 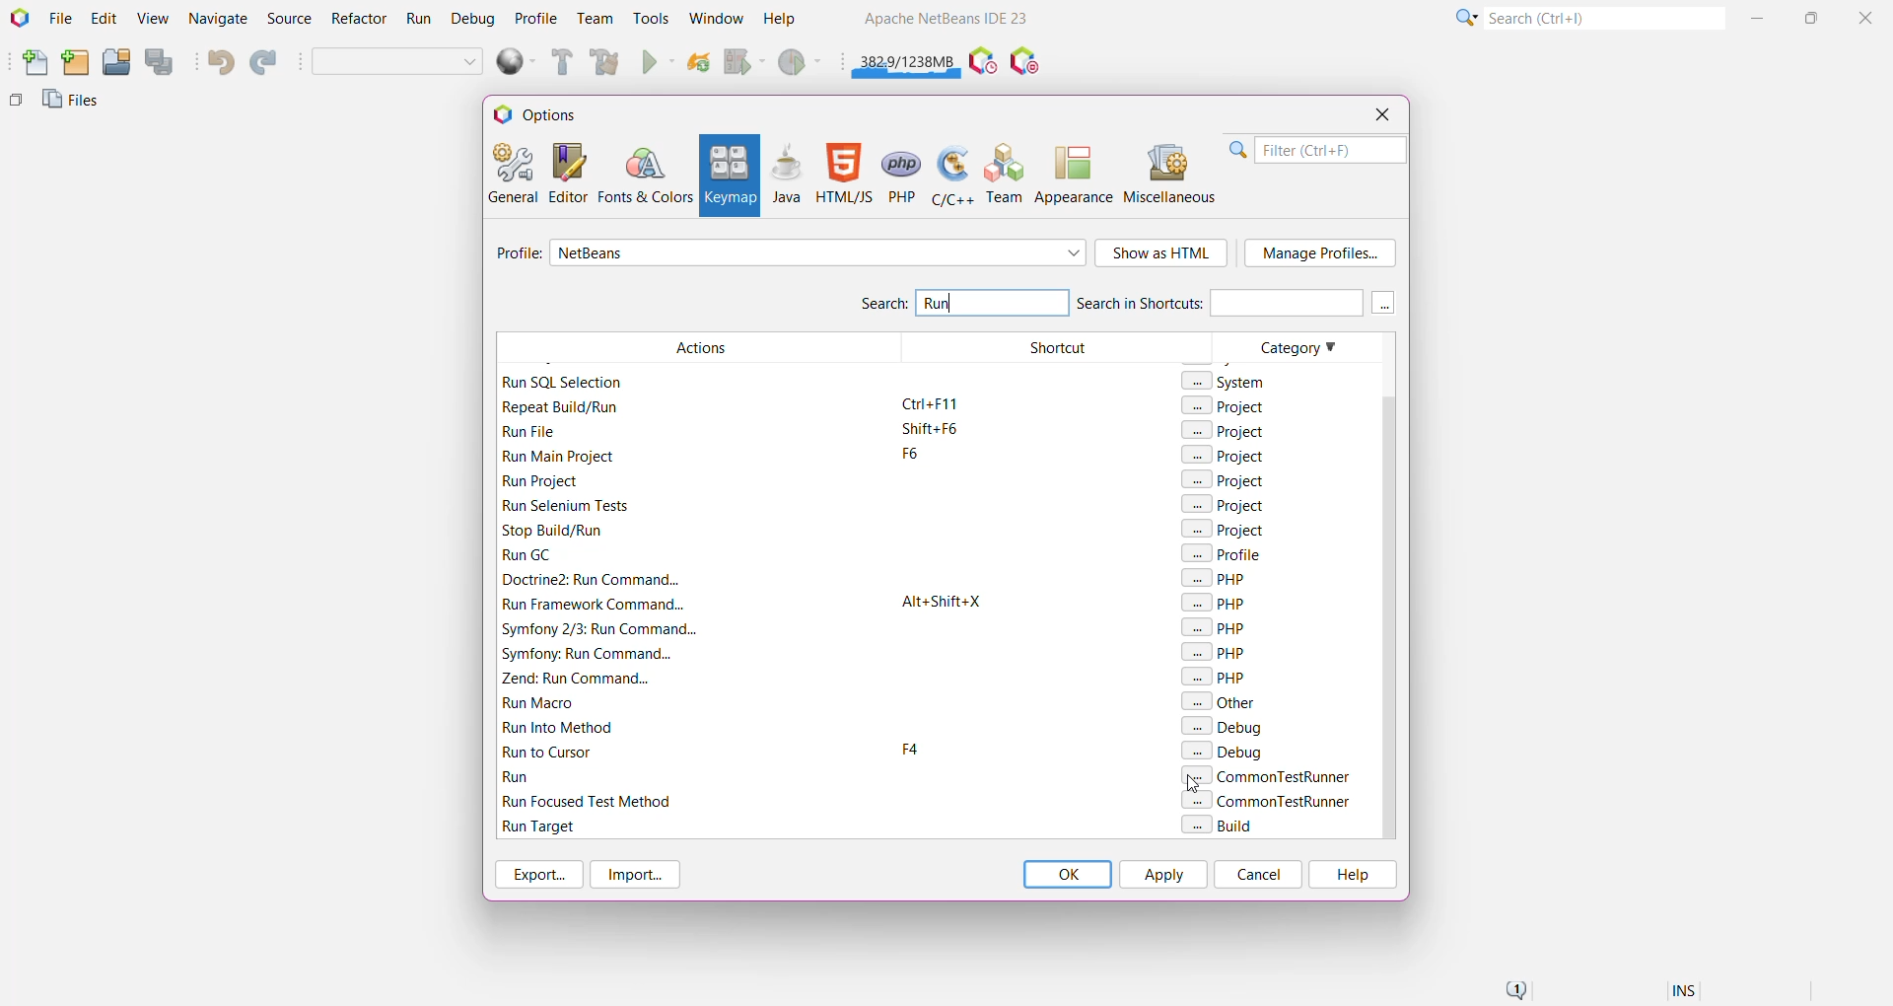 What do you see at coordinates (789, 21) in the screenshot?
I see `Help` at bounding box center [789, 21].